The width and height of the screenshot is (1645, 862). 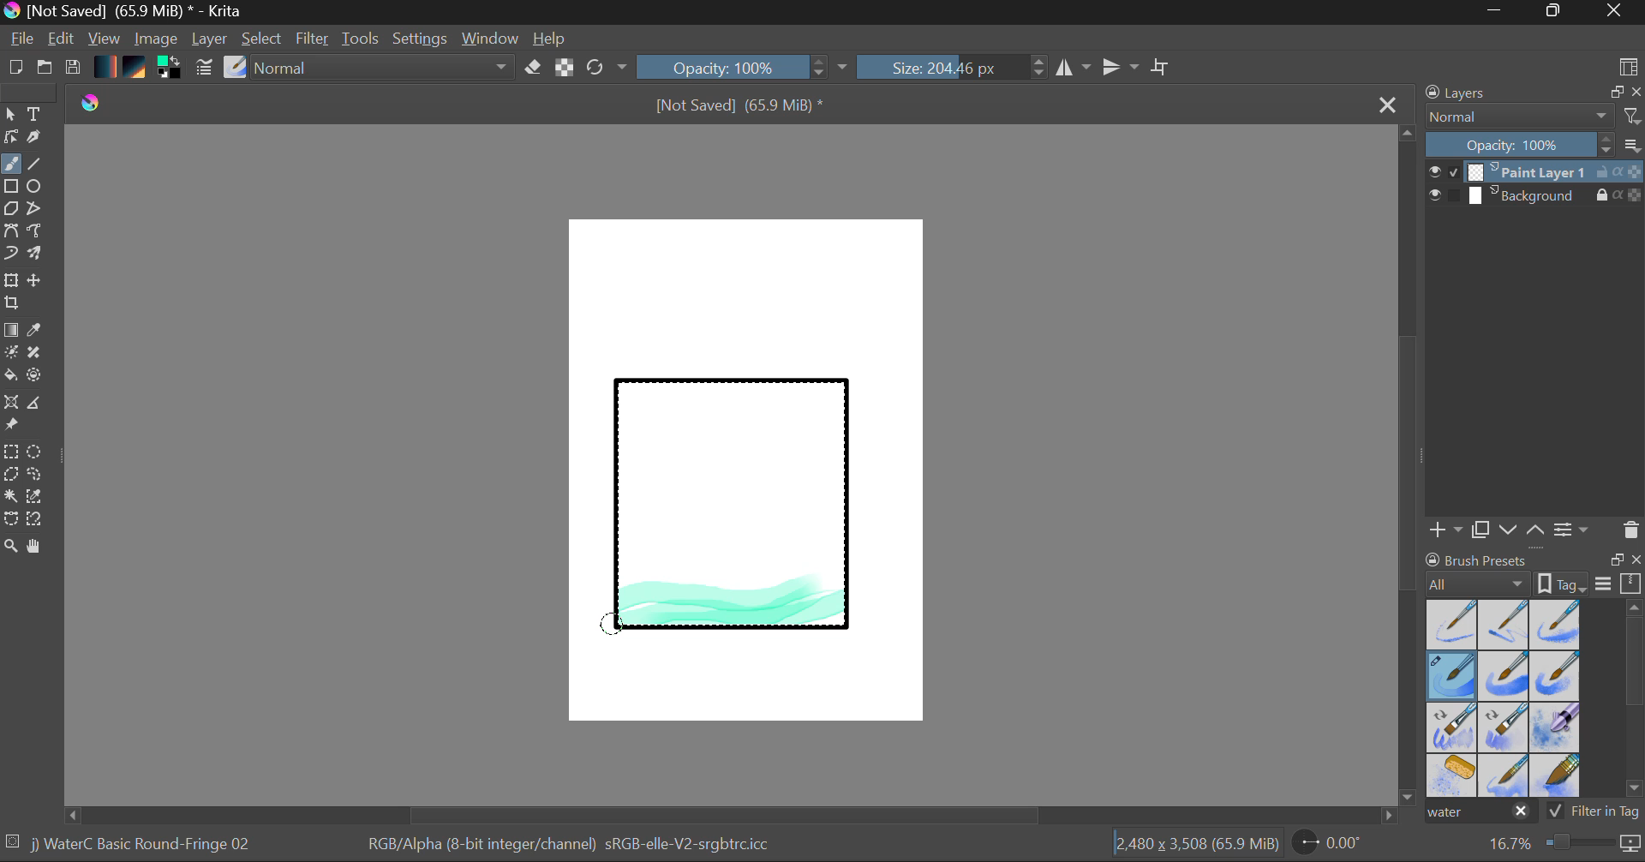 I want to click on Transform Layer, so click(x=10, y=278).